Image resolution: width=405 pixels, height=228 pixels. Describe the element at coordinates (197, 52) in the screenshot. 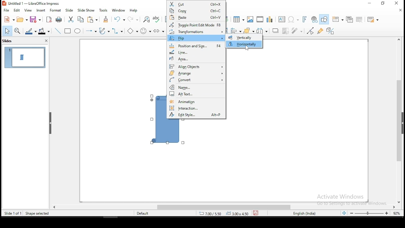

I see `line` at that location.